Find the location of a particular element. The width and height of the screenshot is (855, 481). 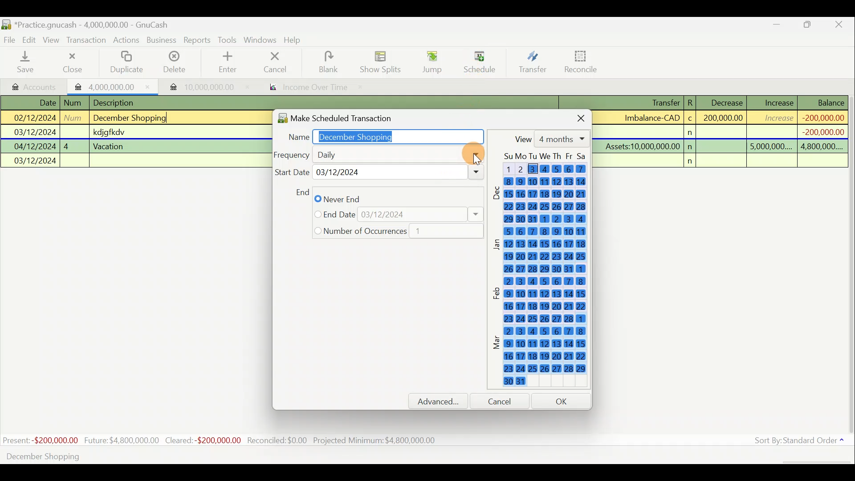

Close is located at coordinates (839, 26).